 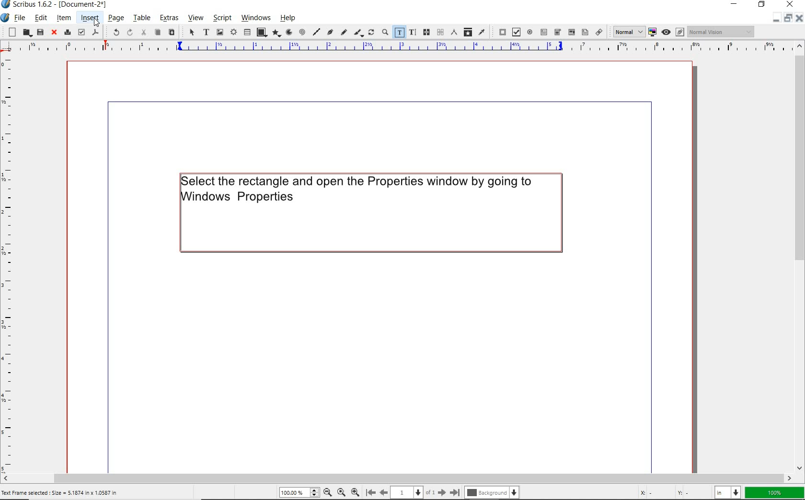 What do you see at coordinates (358, 33) in the screenshot?
I see `calligraphic line` at bounding box center [358, 33].